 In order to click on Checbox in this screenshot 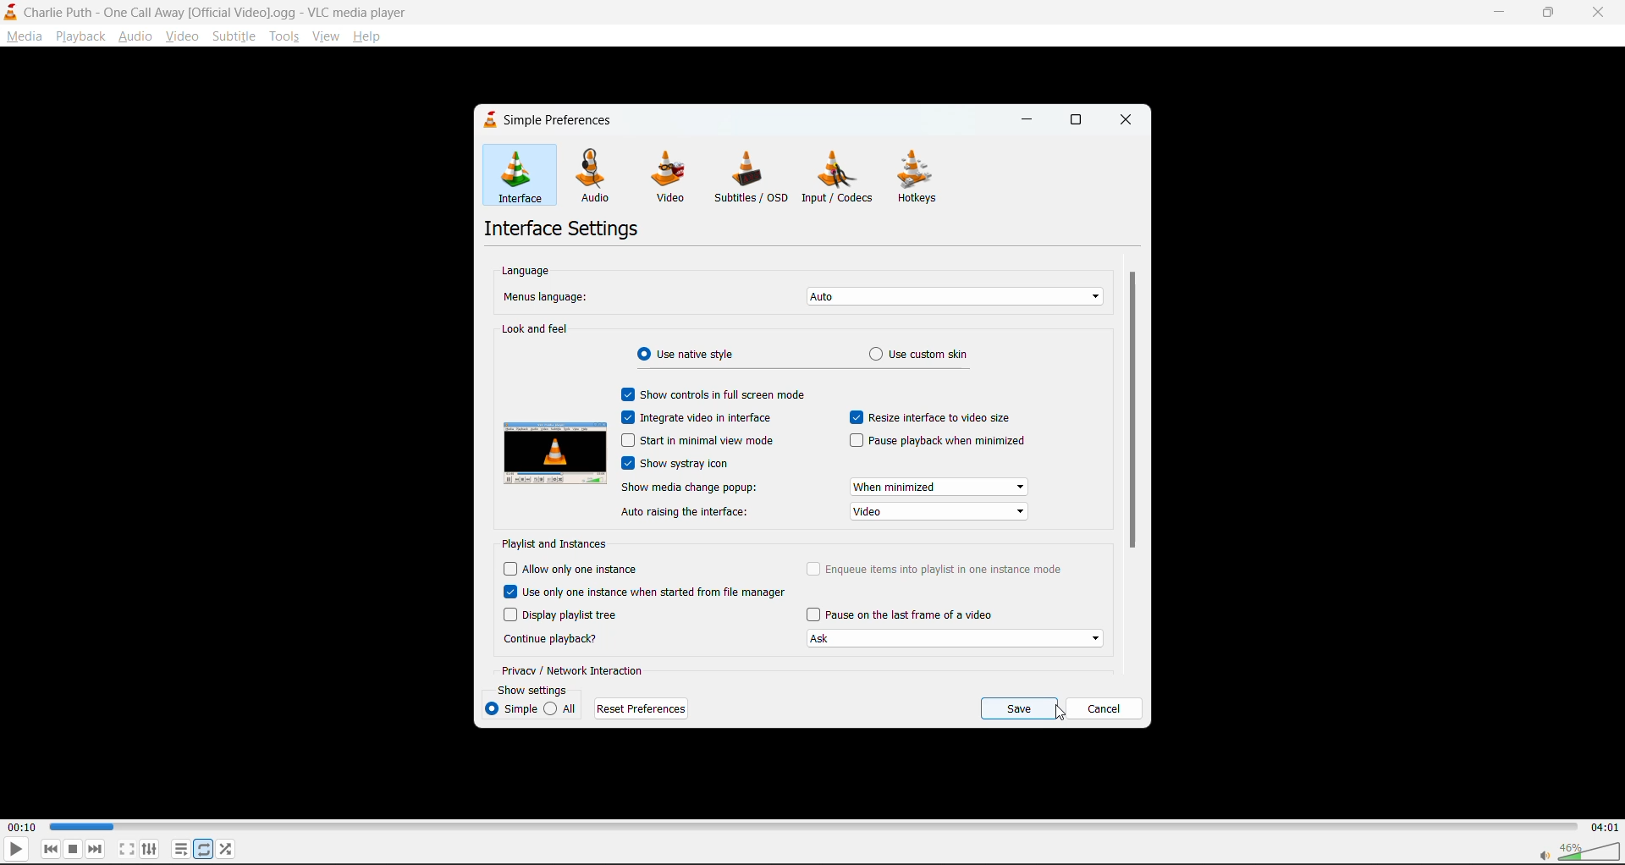, I will do `click(812, 614)`.